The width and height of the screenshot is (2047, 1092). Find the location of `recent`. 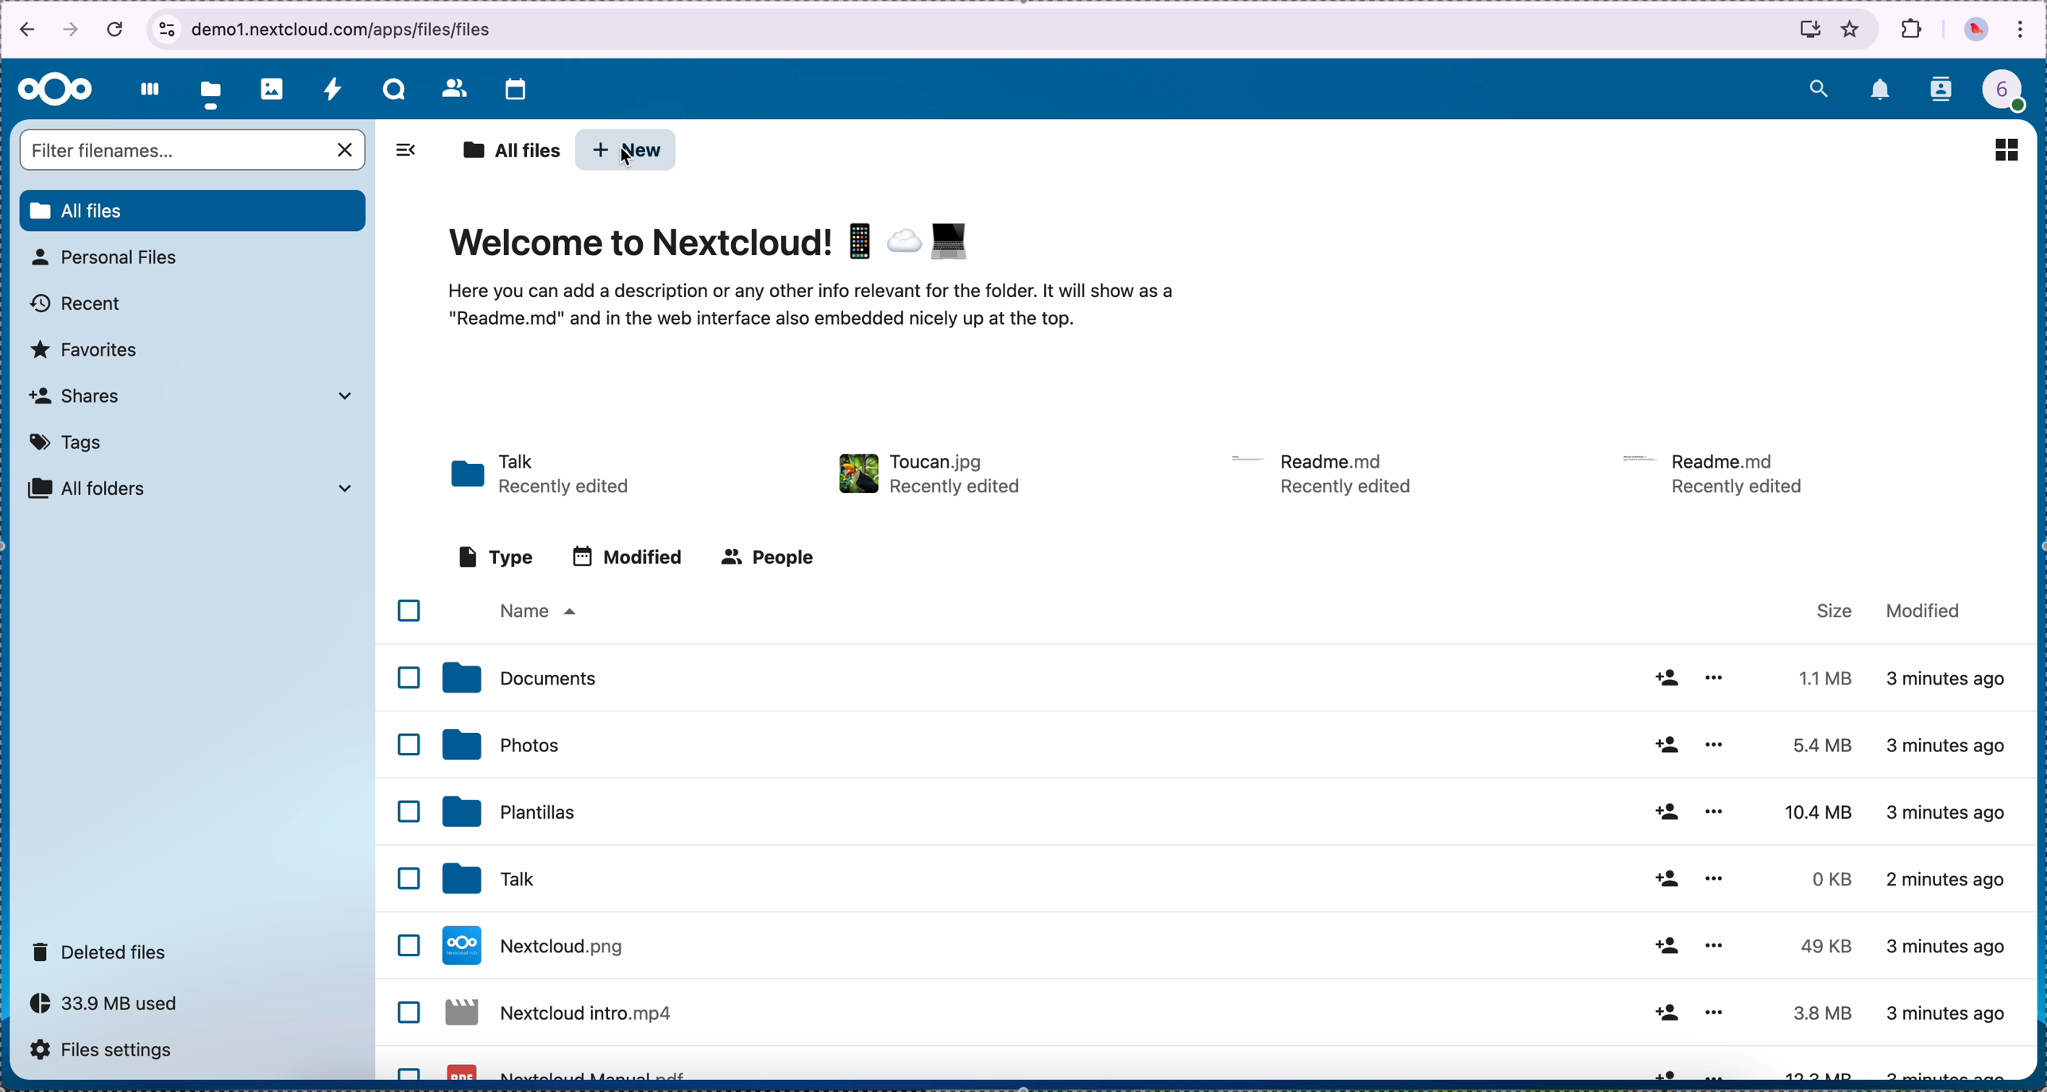

recent is located at coordinates (78, 304).